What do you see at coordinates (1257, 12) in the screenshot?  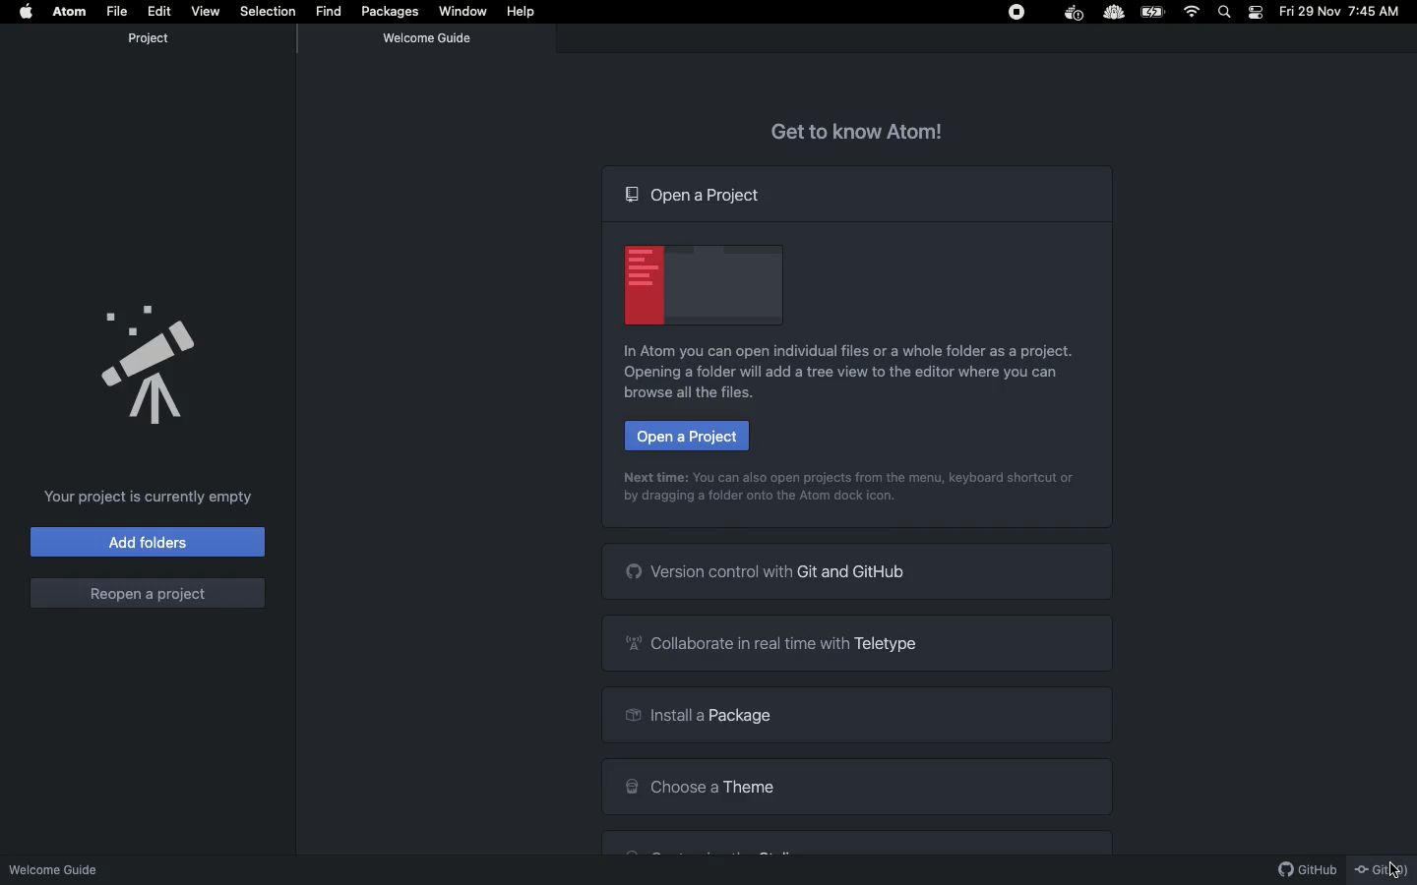 I see `Notification` at bounding box center [1257, 12].